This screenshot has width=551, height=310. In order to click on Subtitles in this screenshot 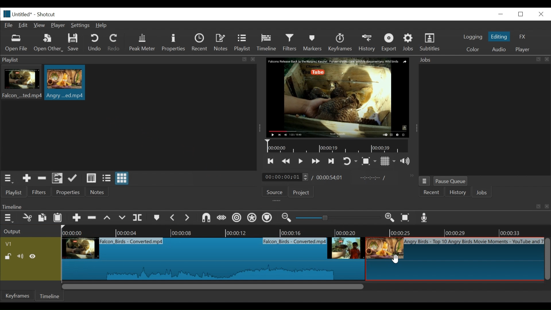, I will do `click(430, 42)`.